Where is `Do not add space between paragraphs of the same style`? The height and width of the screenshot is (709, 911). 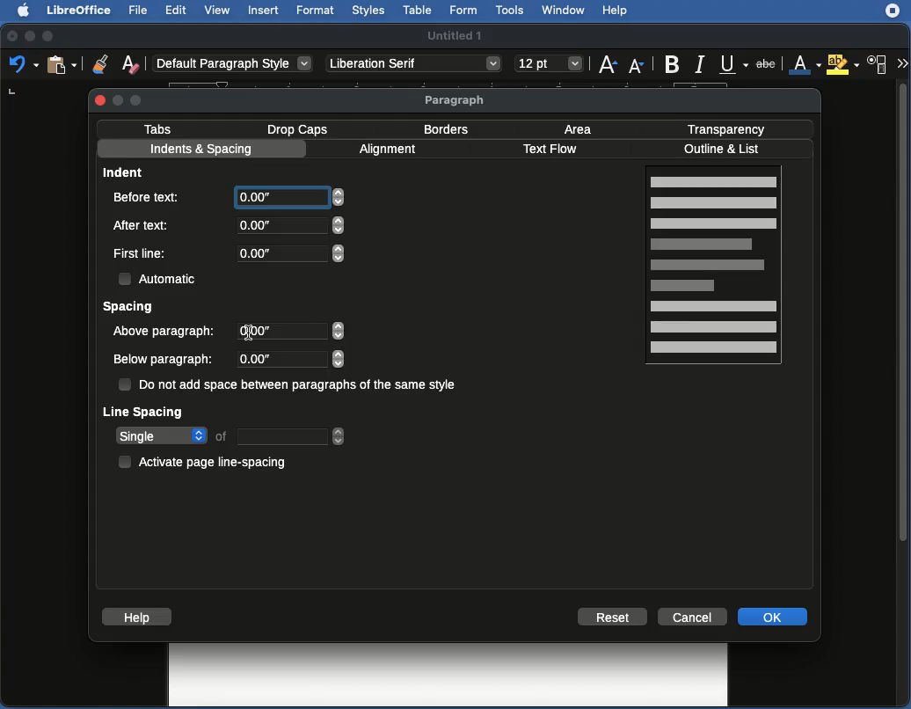
Do not add space between paragraphs of the same style is located at coordinates (290, 386).